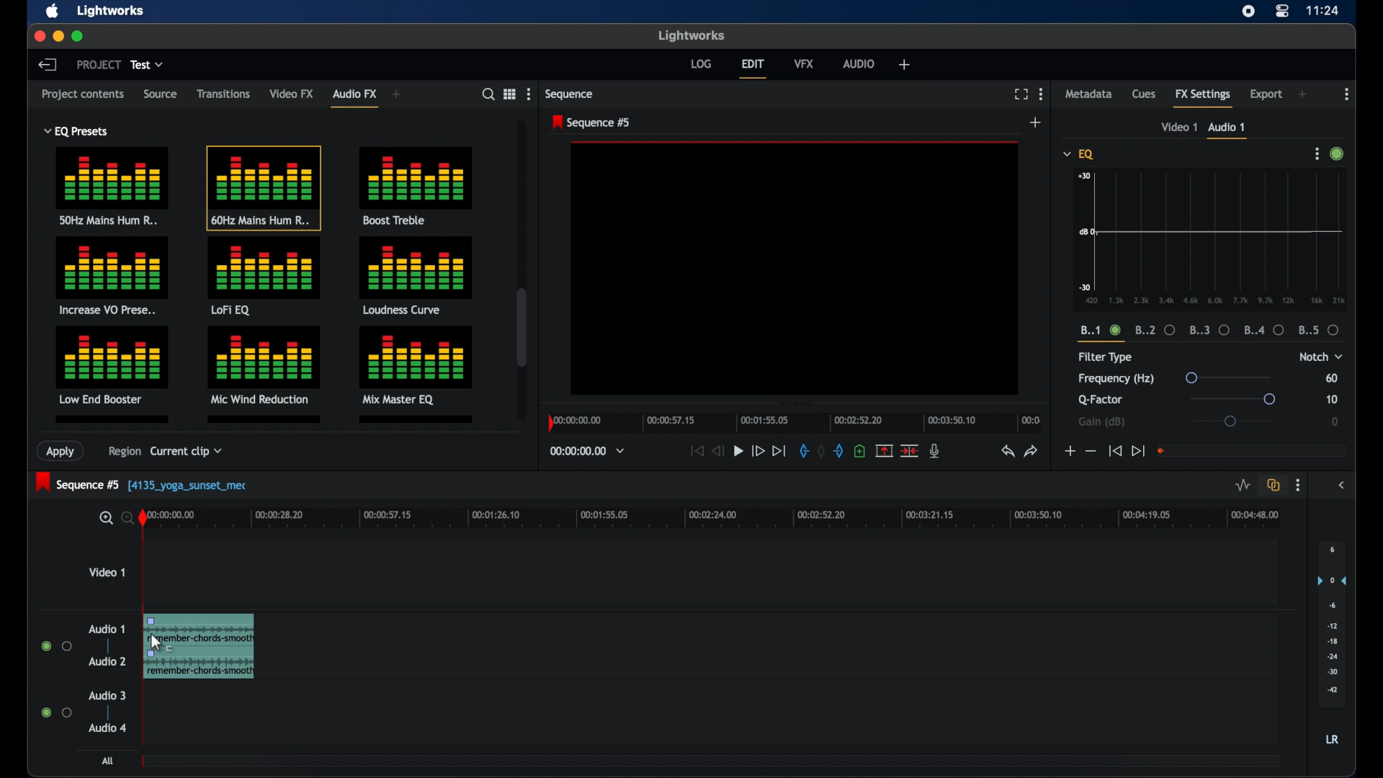 The image size is (1383, 778). What do you see at coordinates (1335, 422) in the screenshot?
I see `0` at bounding box center [1335, 422].